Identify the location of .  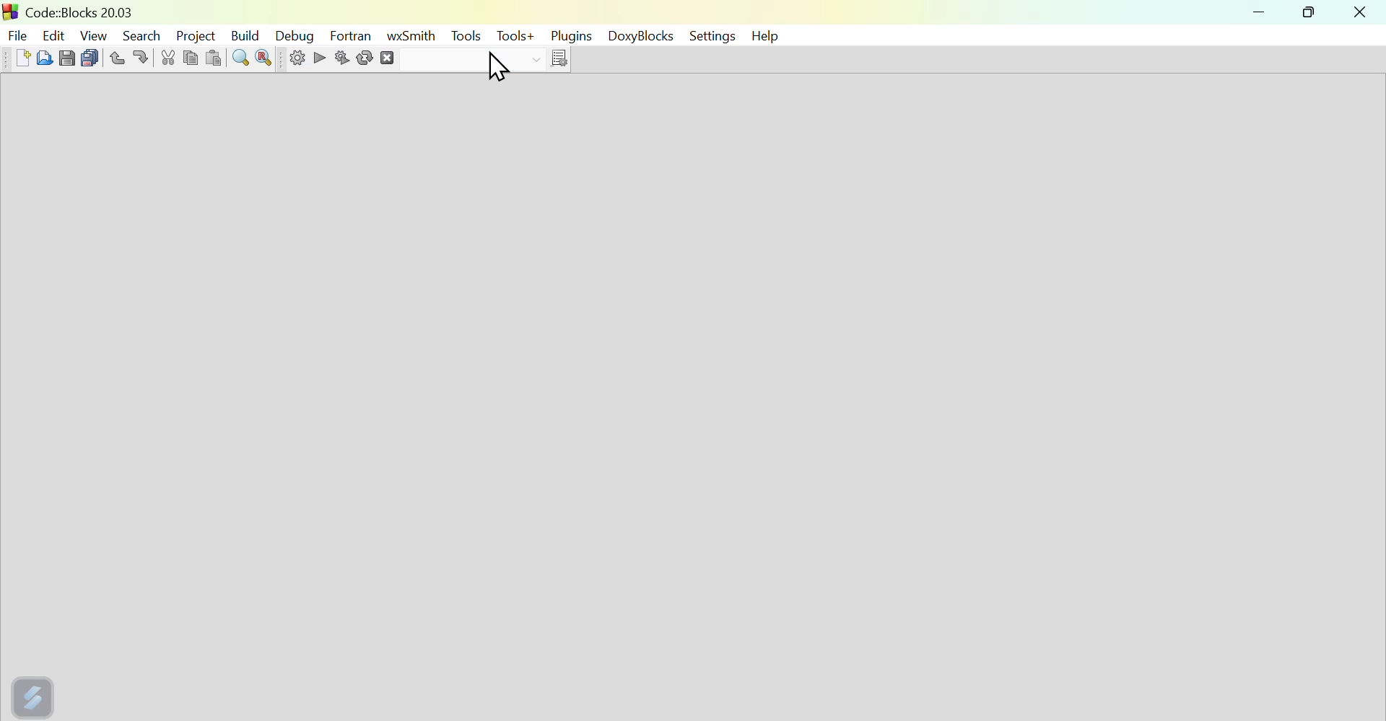
(466, 36).